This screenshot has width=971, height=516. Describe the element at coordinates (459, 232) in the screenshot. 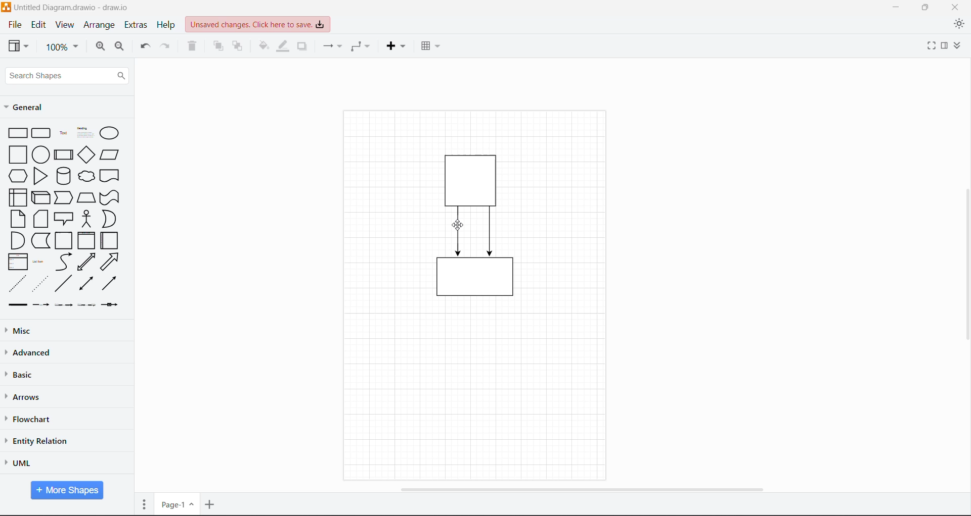

I see `Directional Connector` at that location.